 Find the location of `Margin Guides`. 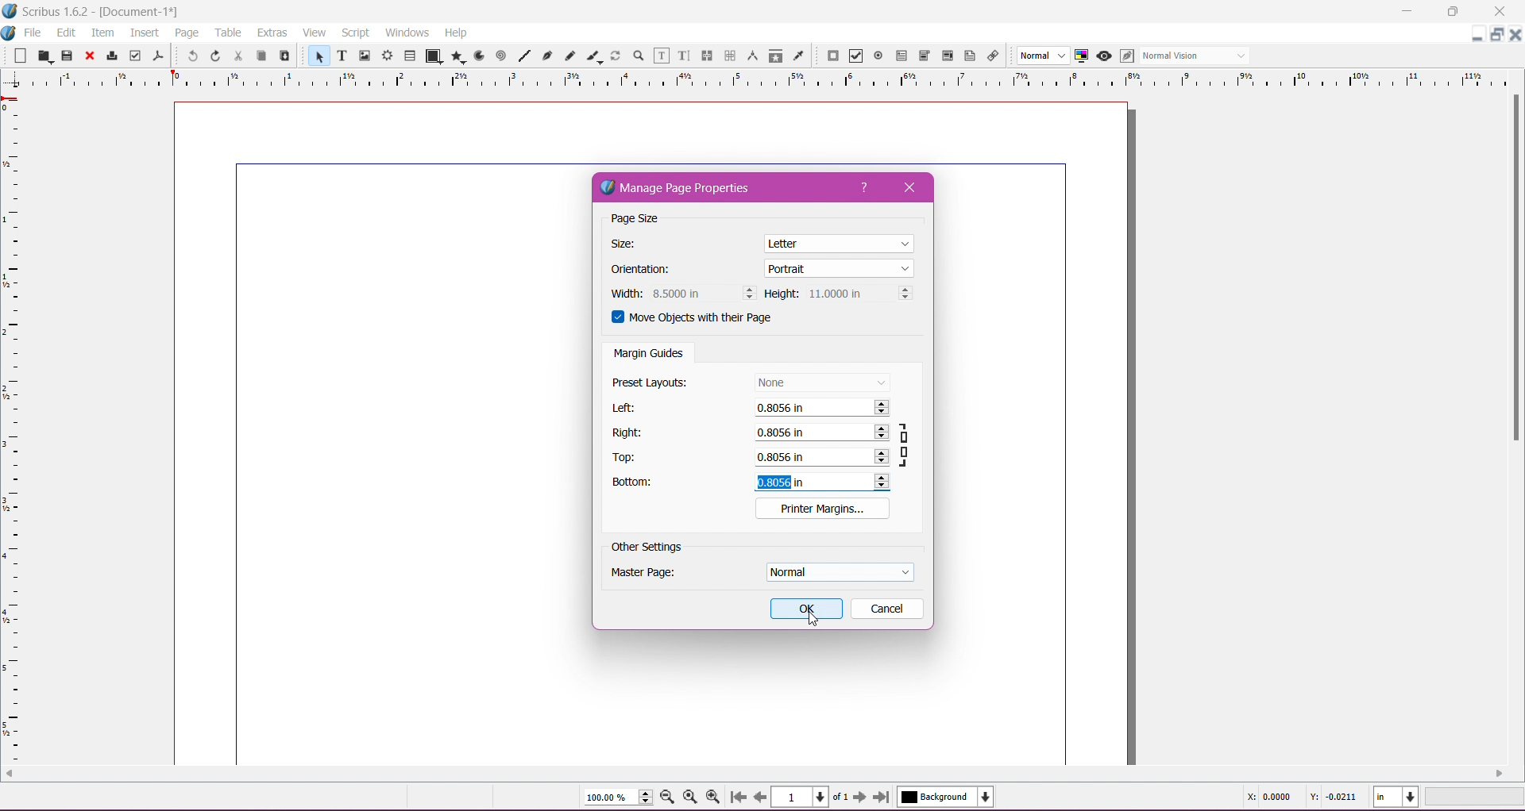

Margin Guides is located at coordinates (649, 355).